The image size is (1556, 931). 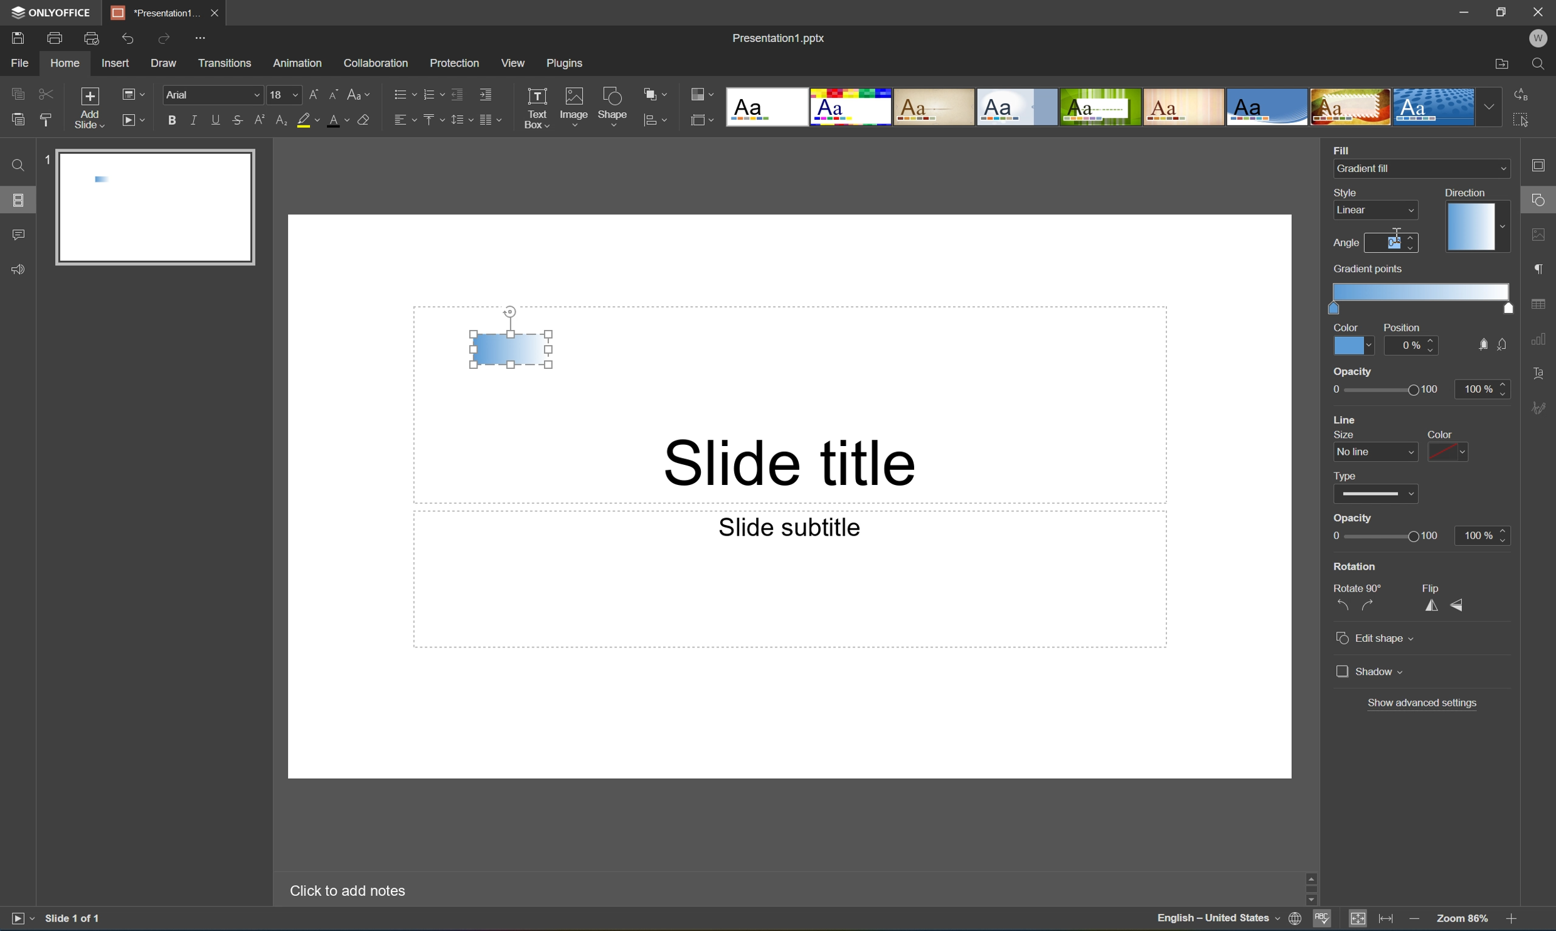 What do you see at coordinates (1521, 92) in the screenshot?
I see `Replace` at bounding box center [1521, 92].